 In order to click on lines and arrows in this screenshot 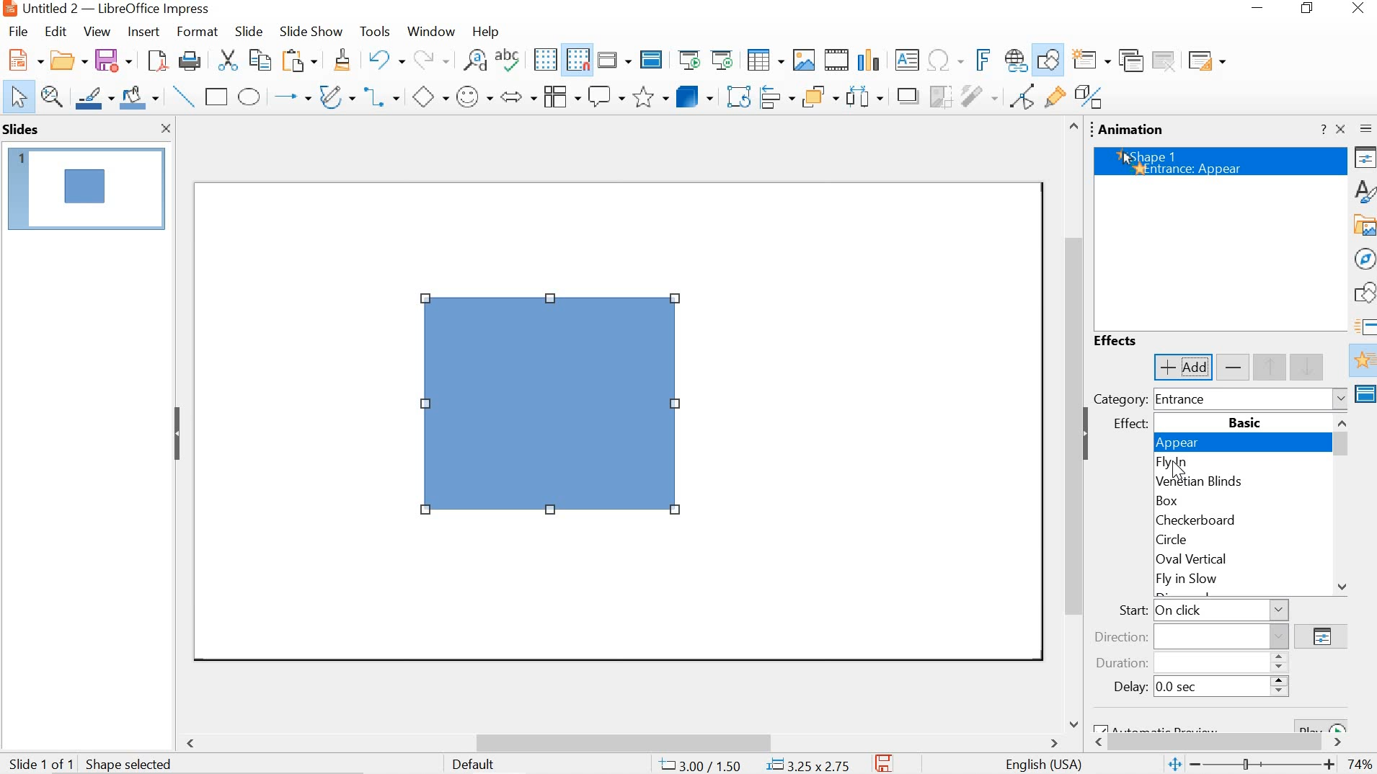, I will do `click(290, 96)`.